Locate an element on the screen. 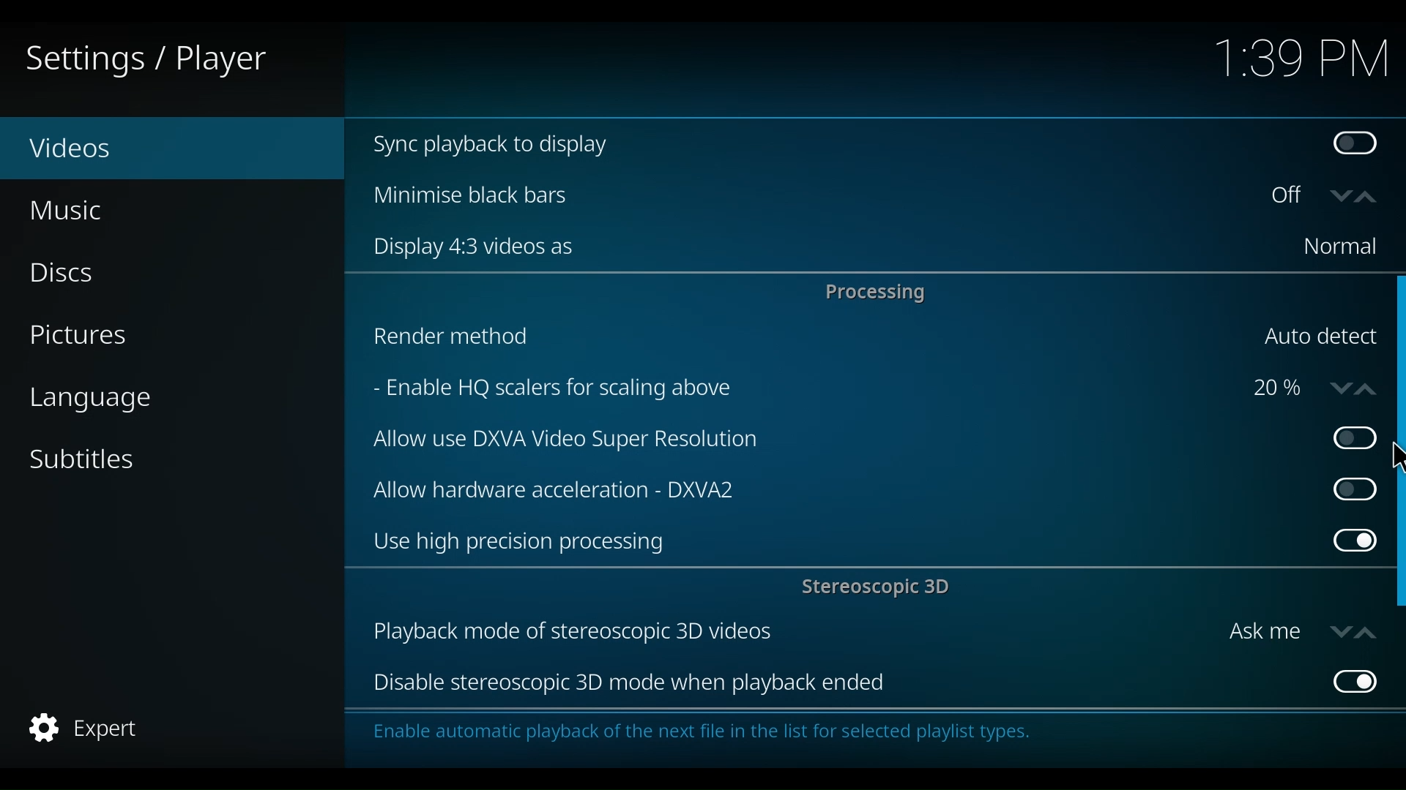 This screenshot has height=790, width=1406. 20% is located at coordinates (1277, 389).